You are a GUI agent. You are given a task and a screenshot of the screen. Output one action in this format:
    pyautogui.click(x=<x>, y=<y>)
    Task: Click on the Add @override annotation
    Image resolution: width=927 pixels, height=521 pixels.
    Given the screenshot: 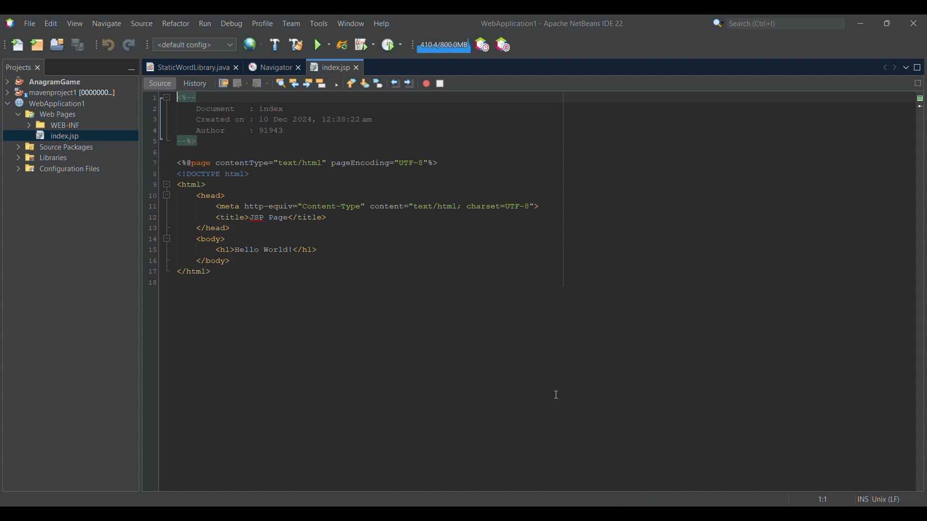 What is the action you would take?
    pyautogui.click(x=920, y=424)
    